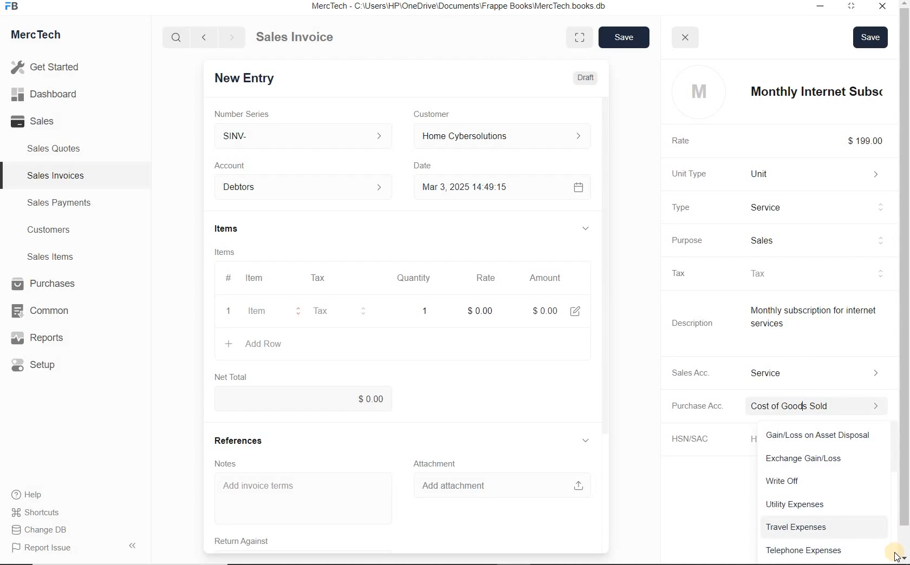 This screenshot has width=910, height=565. I want to click on New Entry, so click(253, 77).